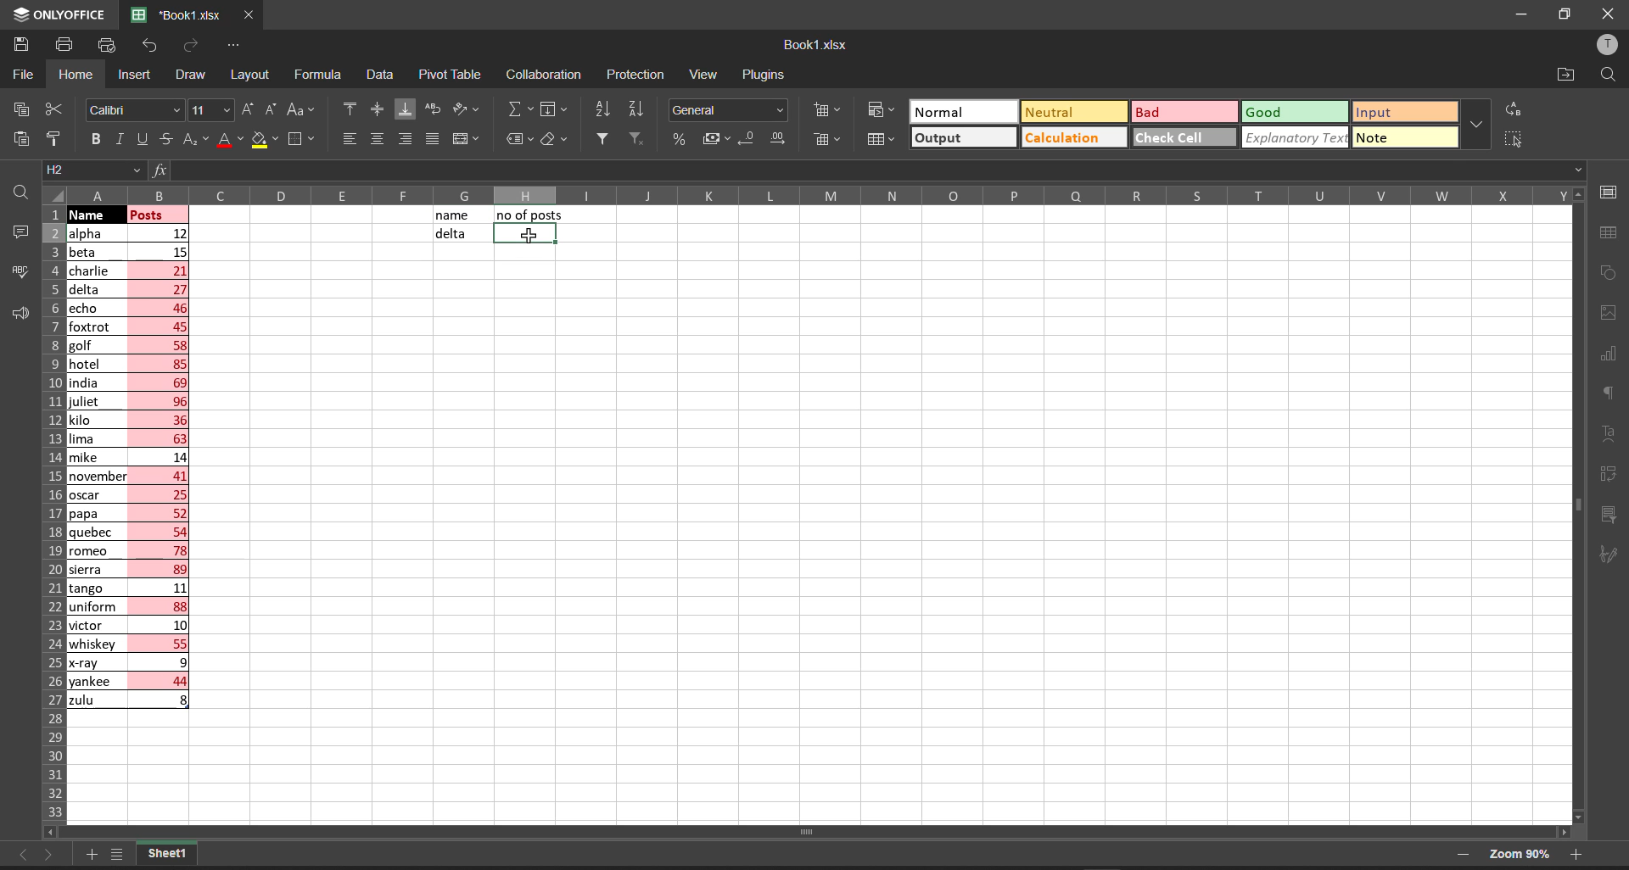 The height and width of the screenshot is (870, 1629). I want to click on insert cells, so click(825, 111).